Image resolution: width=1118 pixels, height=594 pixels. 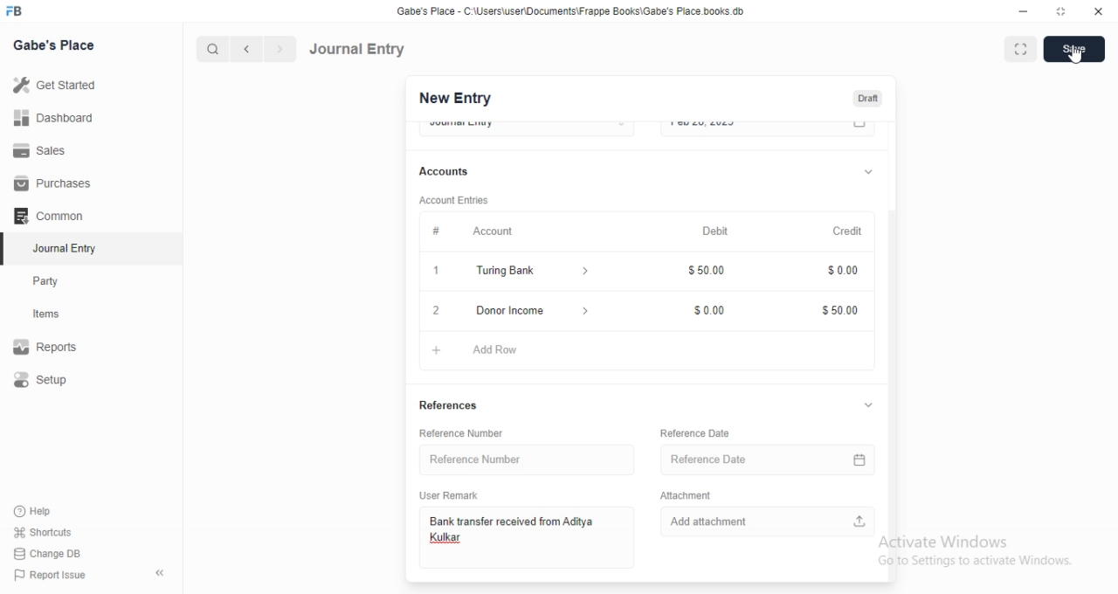 I want to click on Common, so click(x=53, y=216).